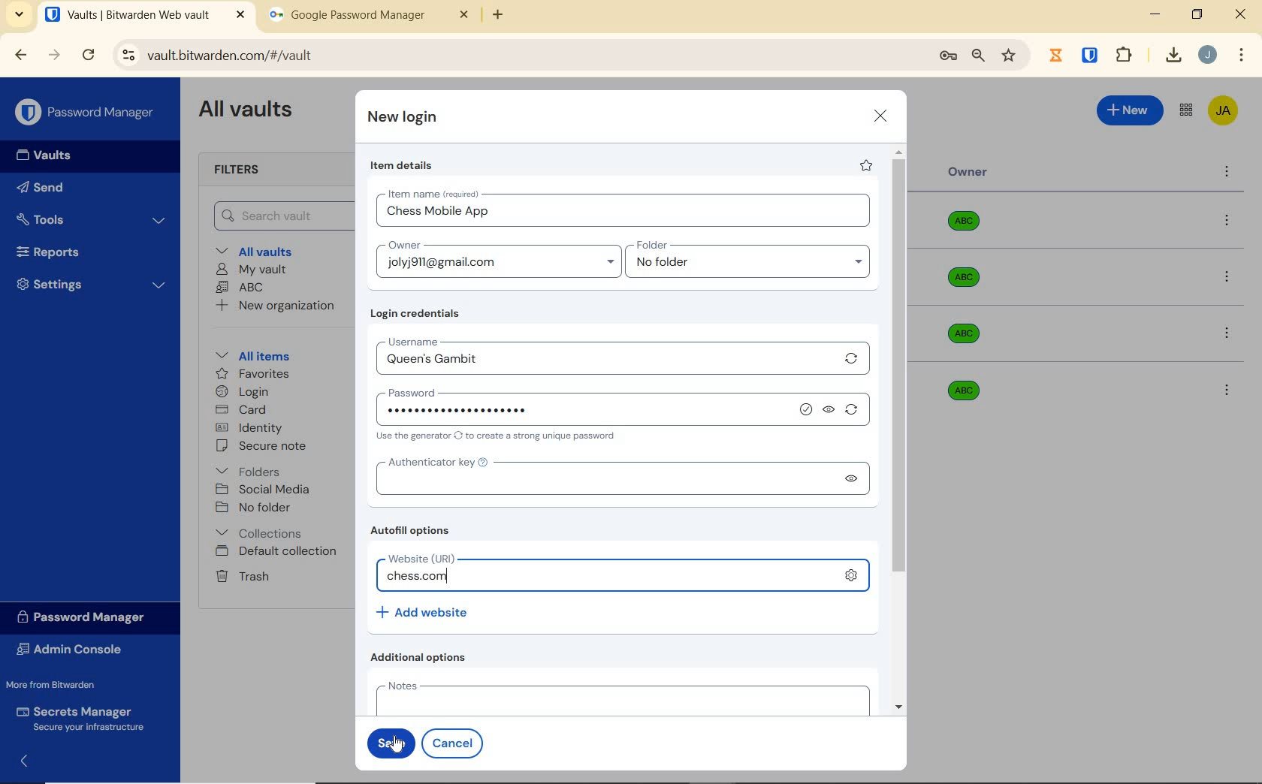 This screenshot has height=784, width=1262. I want to click on Admin Console, so click(74, 651).